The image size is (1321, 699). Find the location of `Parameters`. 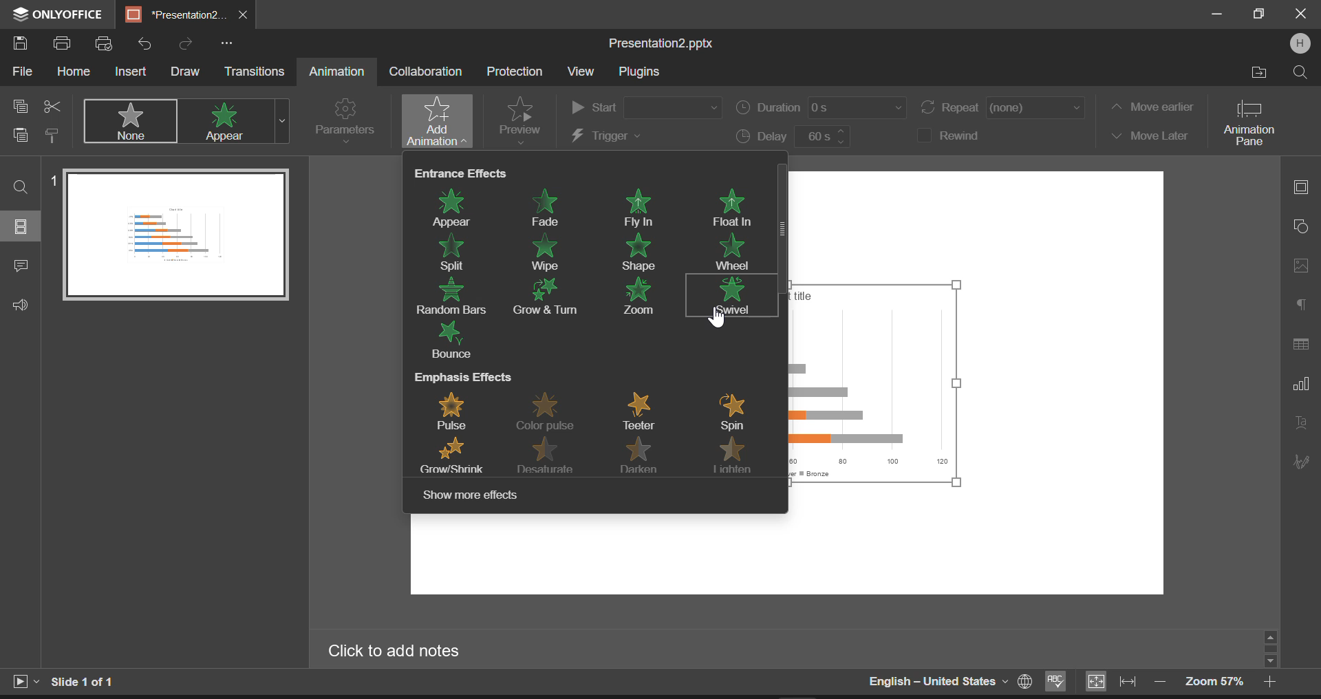

Parameters is located at coordinates (344, 120).